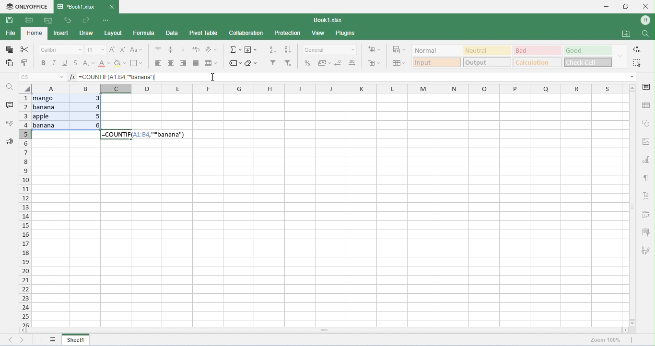 The image size is (655, 346). What do you see at coordinates (53, 339) in the screenshot?
I see `list of sheets` at bounding box center [53, 339].